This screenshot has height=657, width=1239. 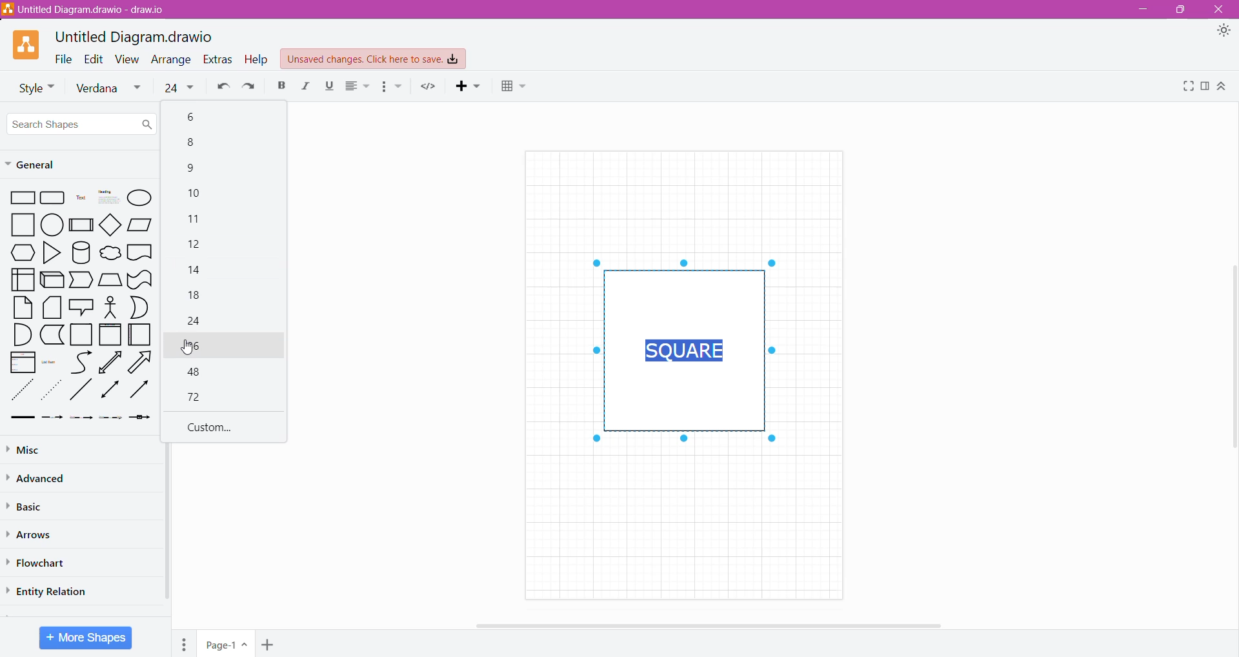 What do you see at coordinates (197, 297) in the screenshot?
I see `18` at bounding box center [197, 297].